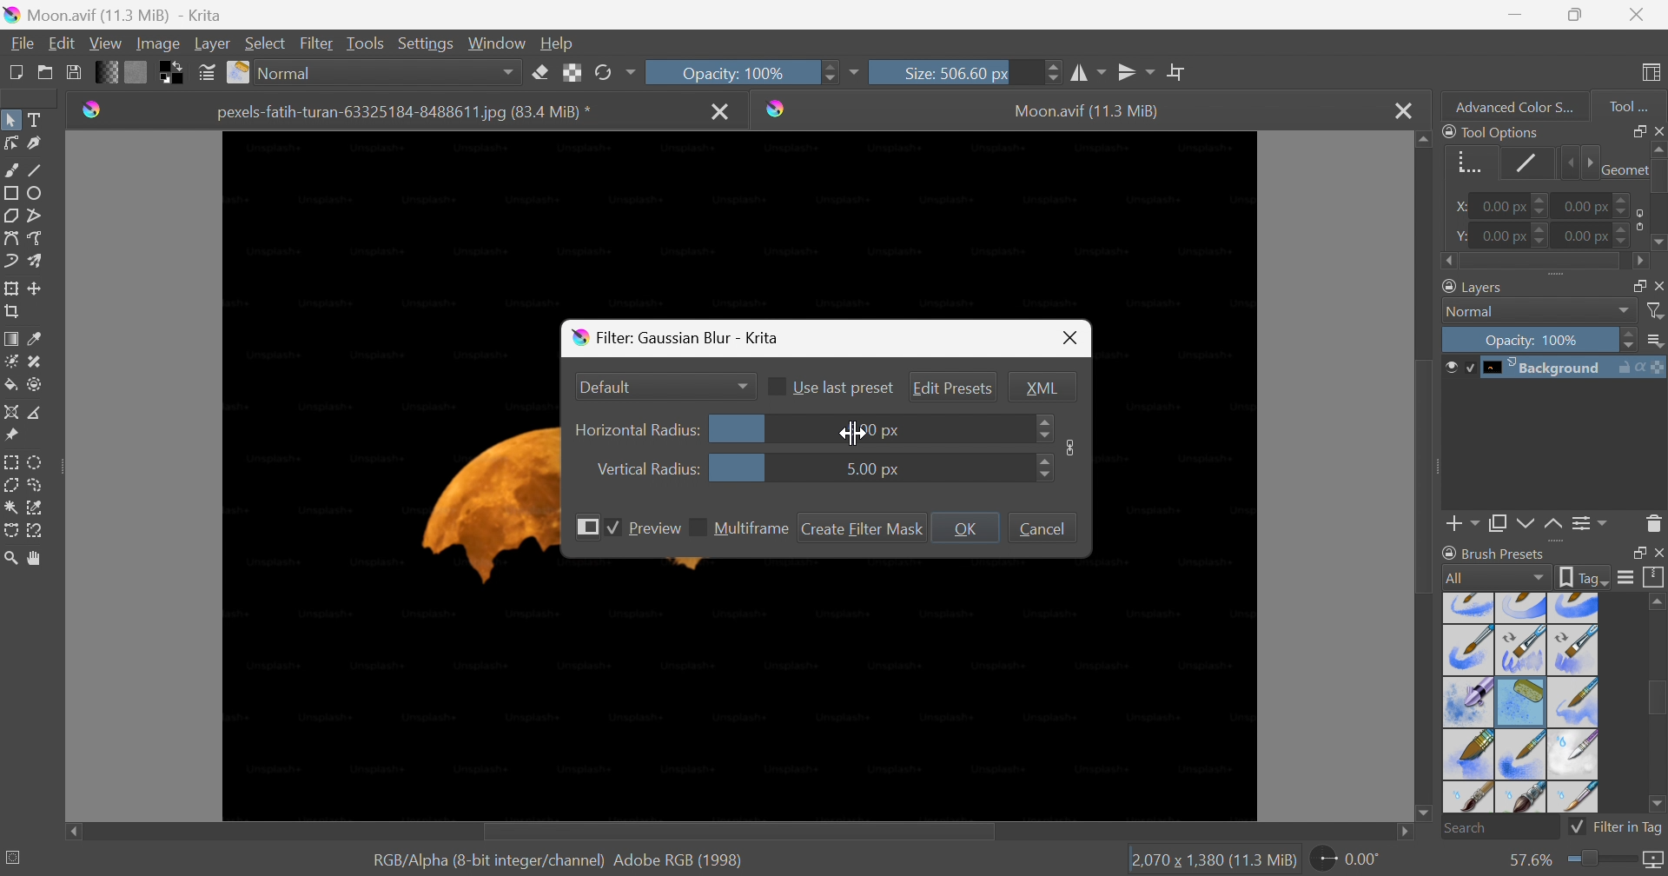 Image resolution: width=1668 pixels, height=876 pixels. What do you see at coordinates (1521, 105) in the screenshot?
I see `Advanced color` at bounding box center [1521, 105].